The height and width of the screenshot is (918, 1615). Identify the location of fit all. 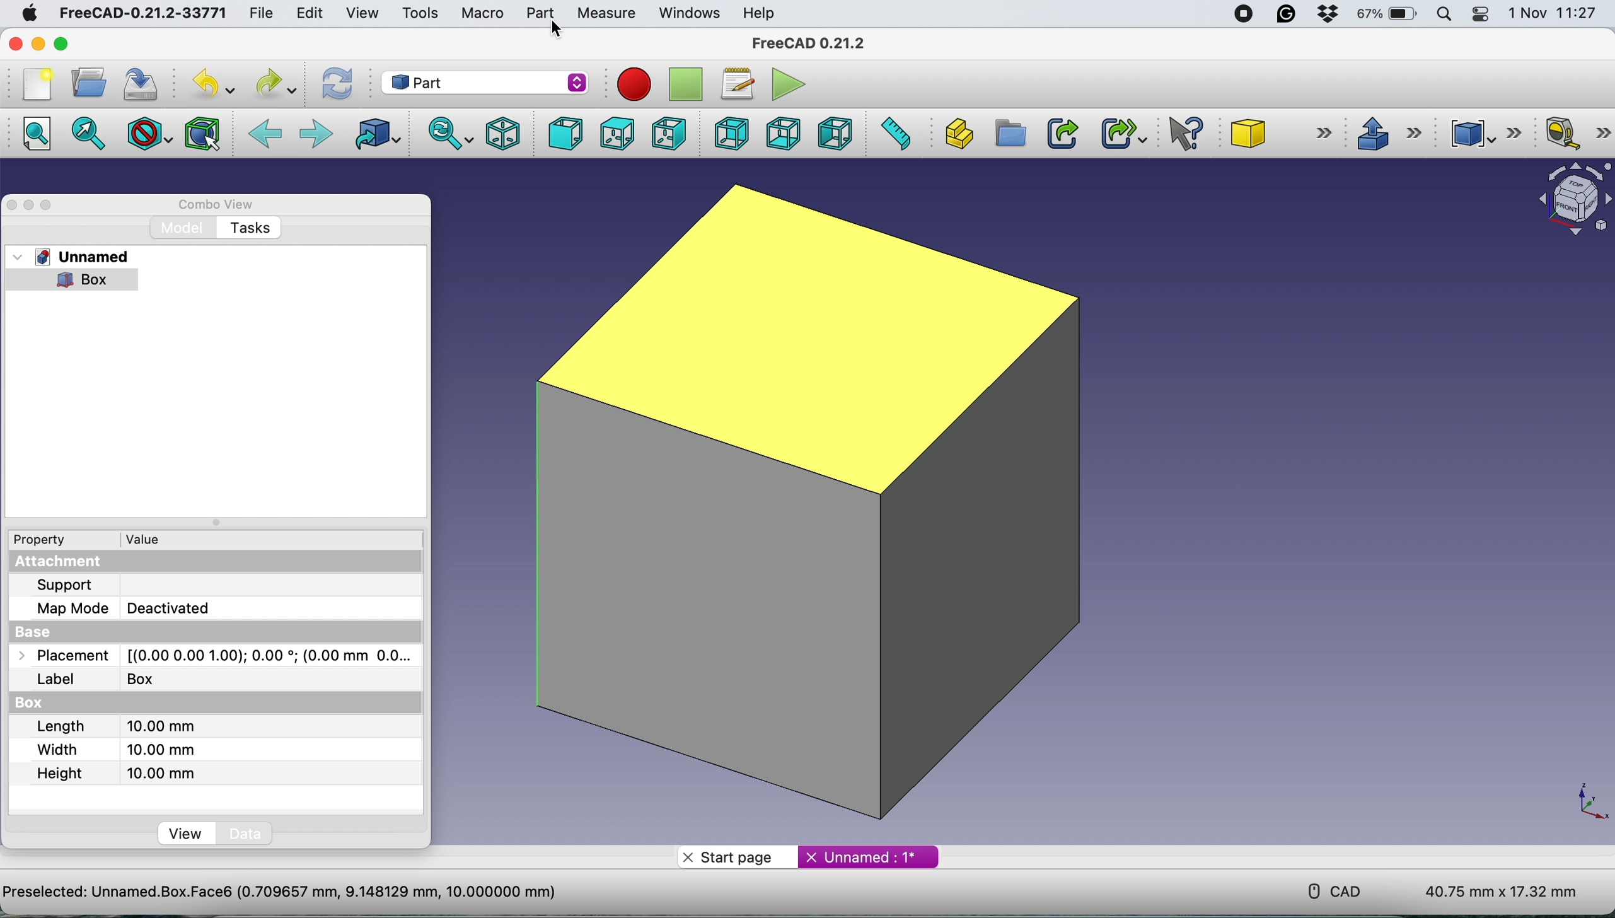
(40, 133).